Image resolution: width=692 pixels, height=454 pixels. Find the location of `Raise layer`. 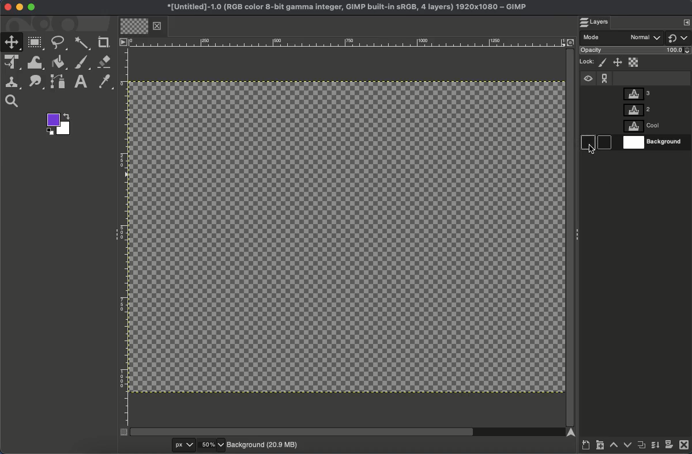

Raise layer is located at coordinates (614, 448).